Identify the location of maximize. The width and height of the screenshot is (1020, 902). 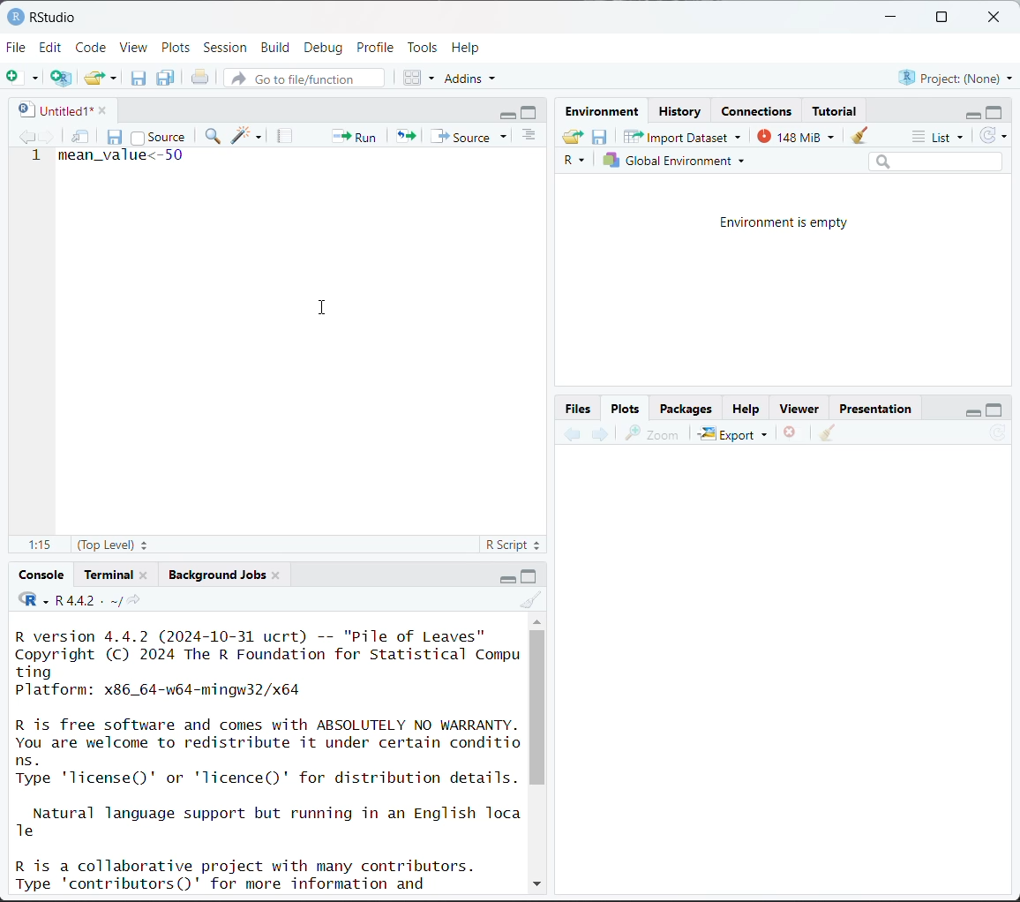
(530, 575).